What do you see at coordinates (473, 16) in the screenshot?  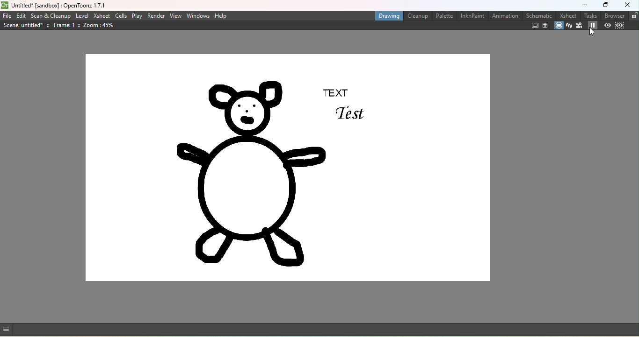 I see `InknPaint` at bounding box center [473, 16].